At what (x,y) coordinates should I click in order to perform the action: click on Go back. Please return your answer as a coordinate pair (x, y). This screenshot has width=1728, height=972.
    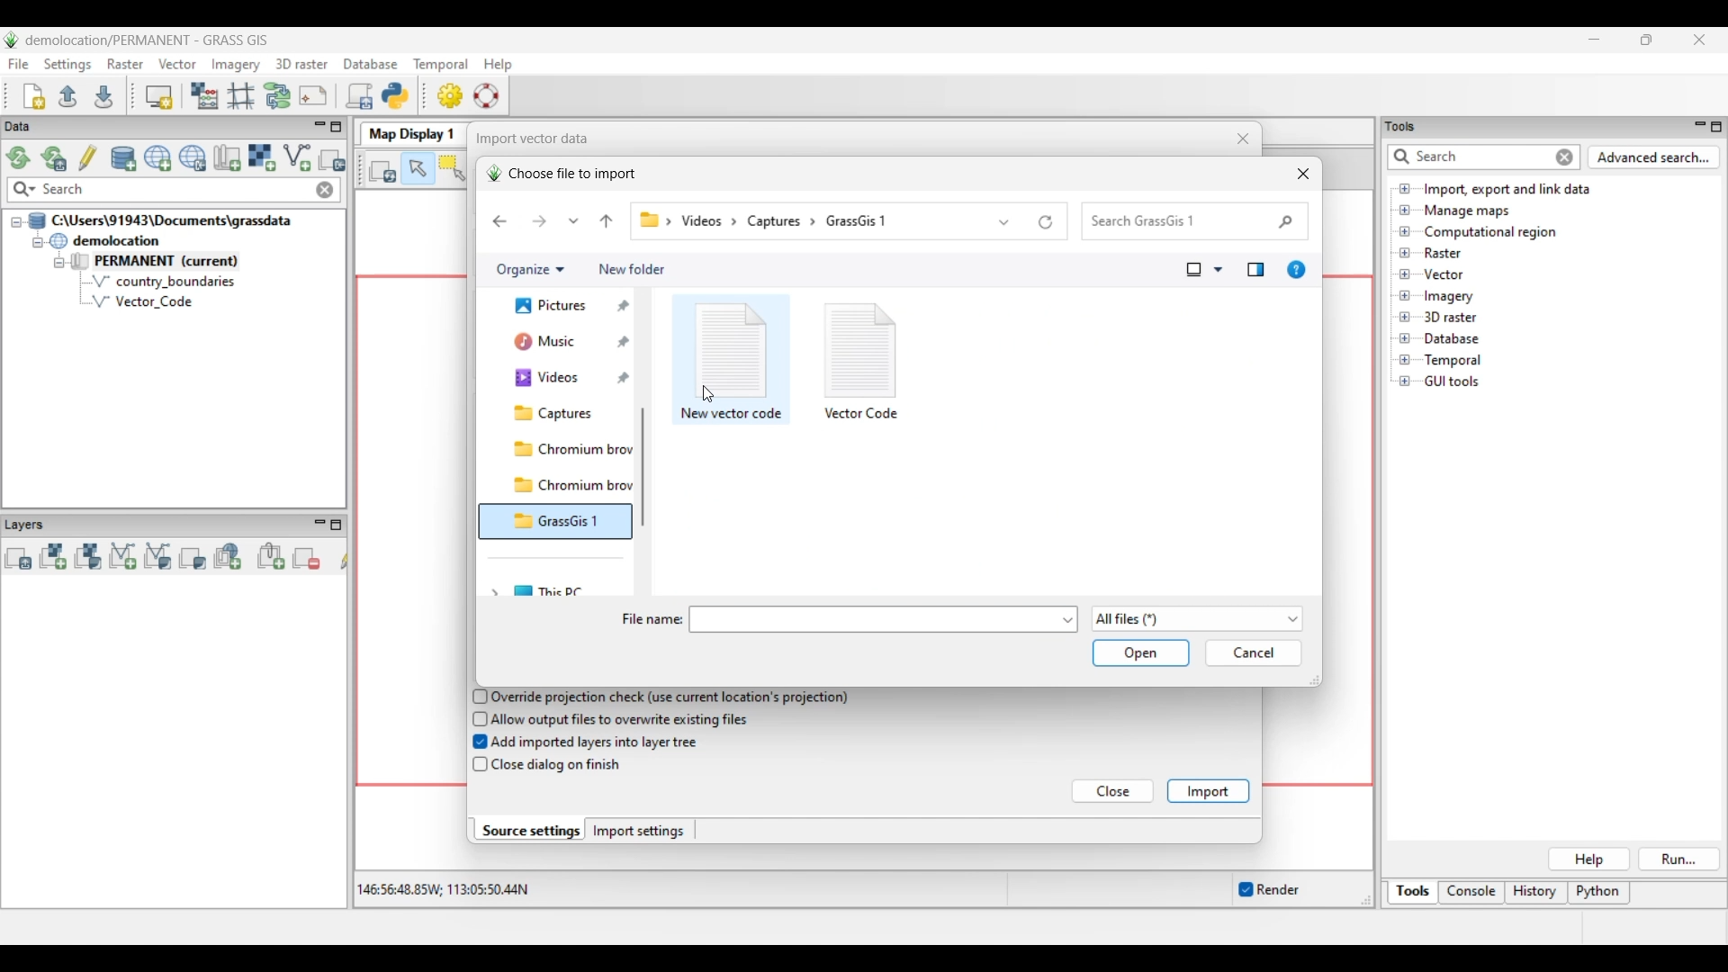
    Looking at the image, I should click on (499, 221).